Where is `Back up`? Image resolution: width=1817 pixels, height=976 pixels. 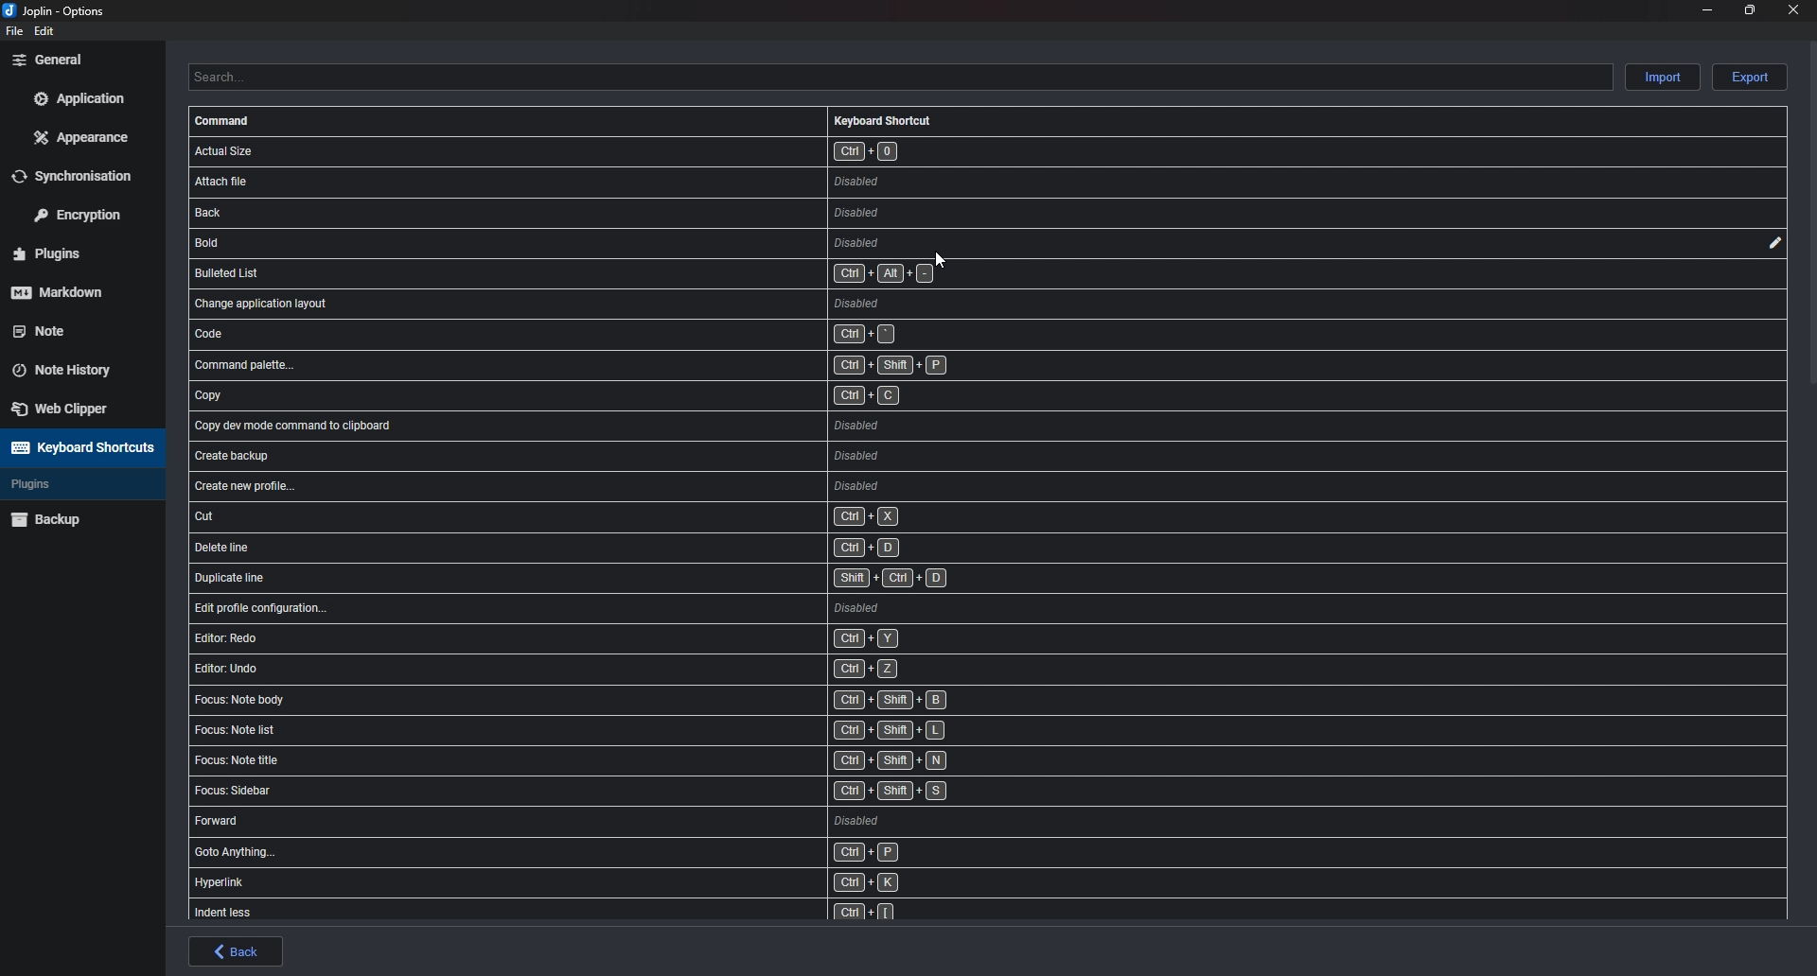 Back up is located at coordinates (78, 518).